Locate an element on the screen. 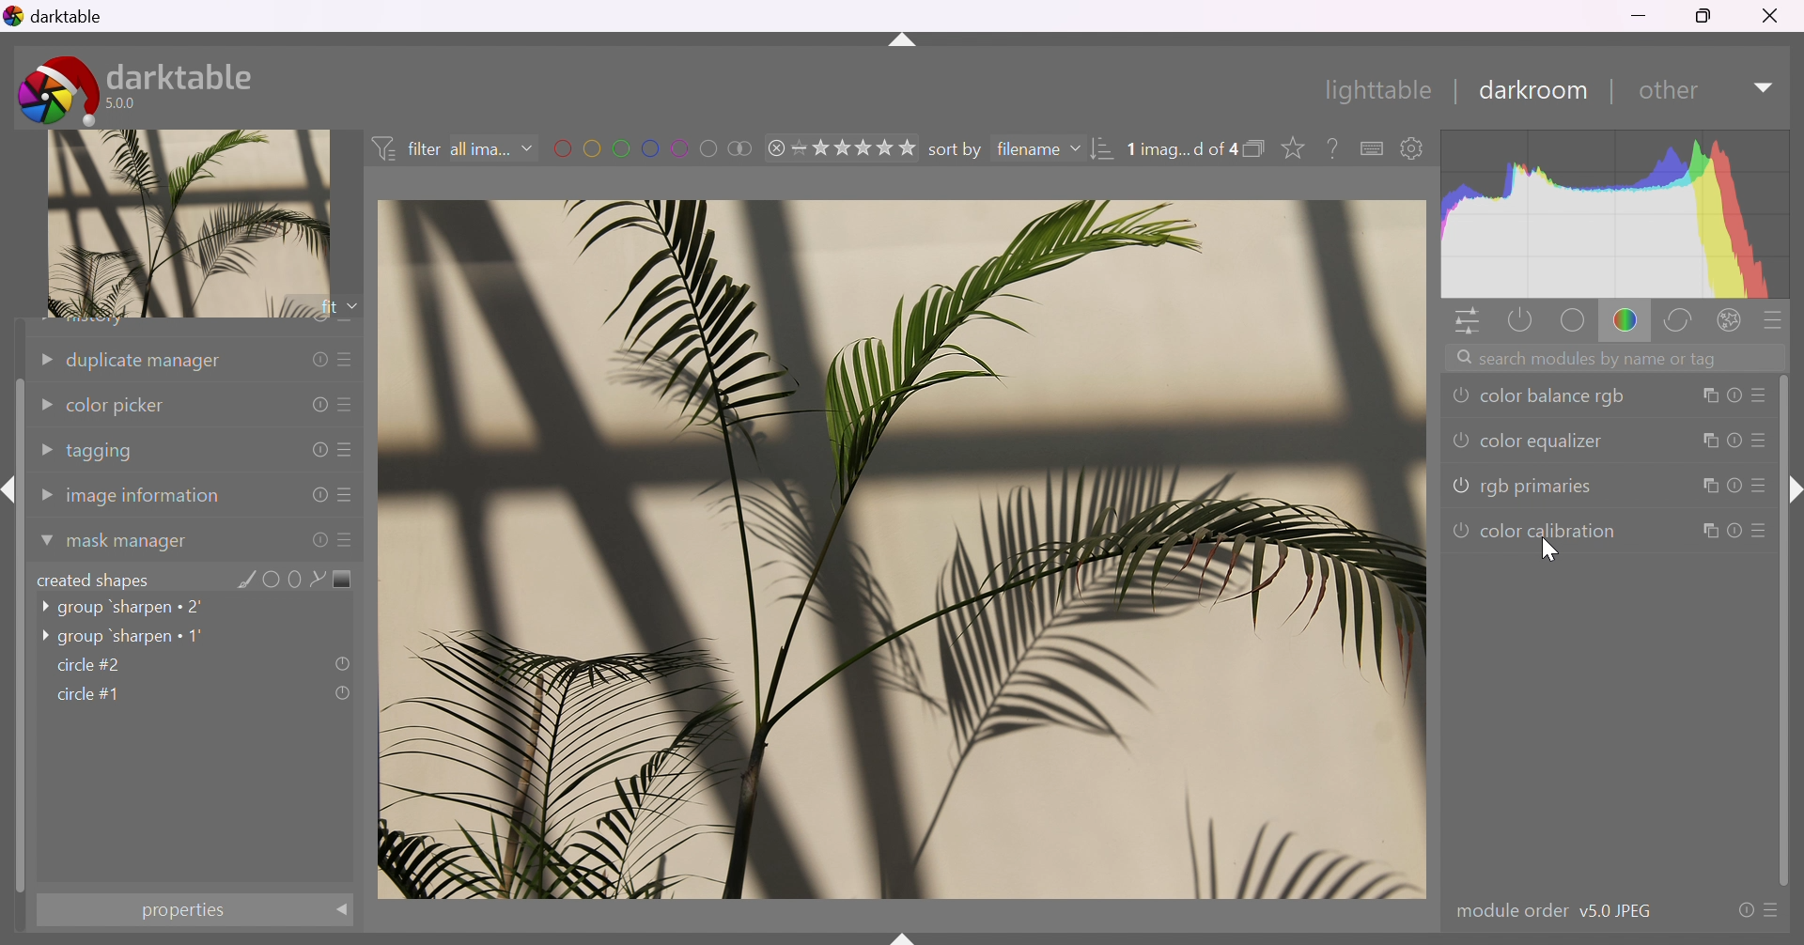  color calibration is located at coordinates (1609, 532).